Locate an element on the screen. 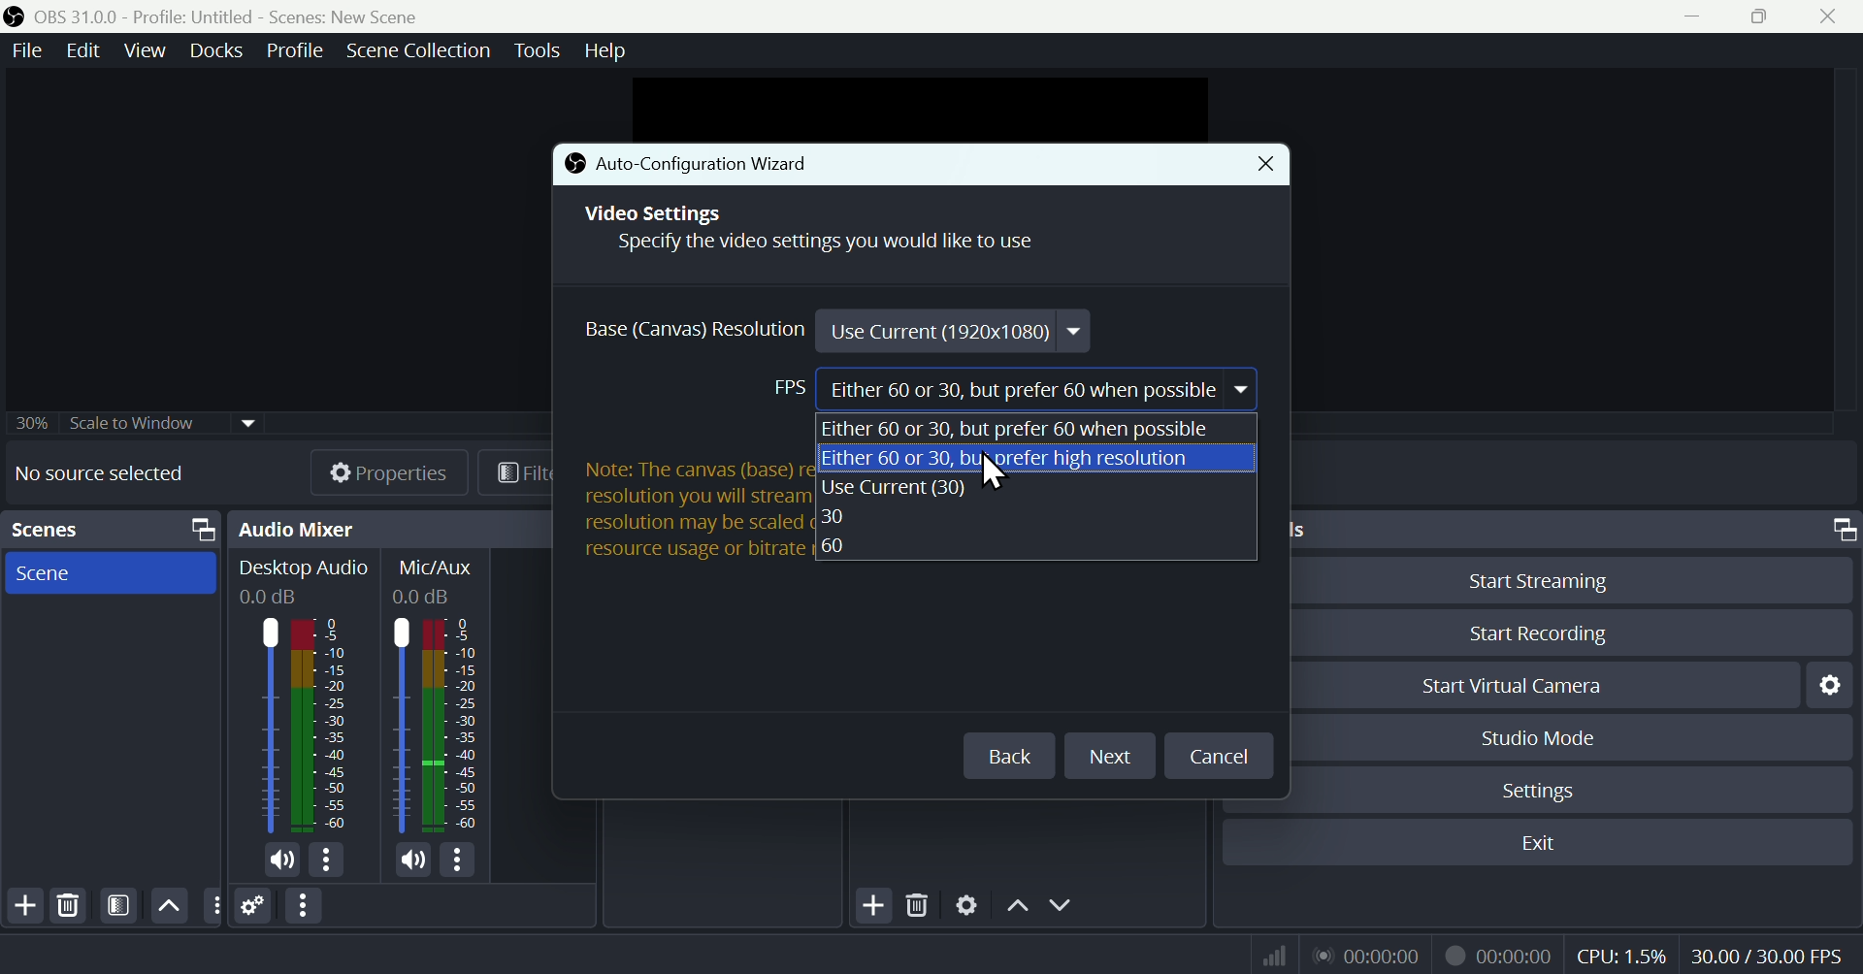 This screenshot has width=1863, height=974. Settings is located at coordinates (254, 905).